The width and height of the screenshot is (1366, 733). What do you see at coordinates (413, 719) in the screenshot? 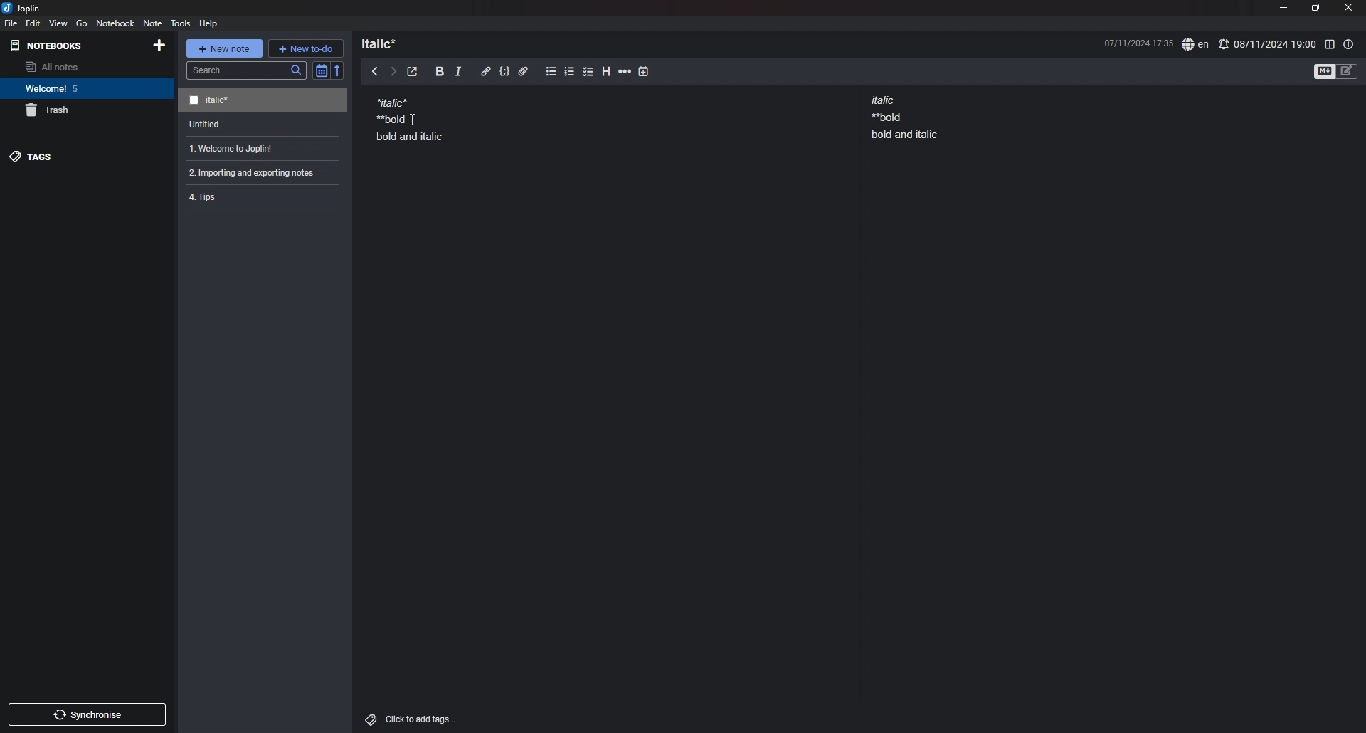
I see `add tags` at bounding box center [413, 719].